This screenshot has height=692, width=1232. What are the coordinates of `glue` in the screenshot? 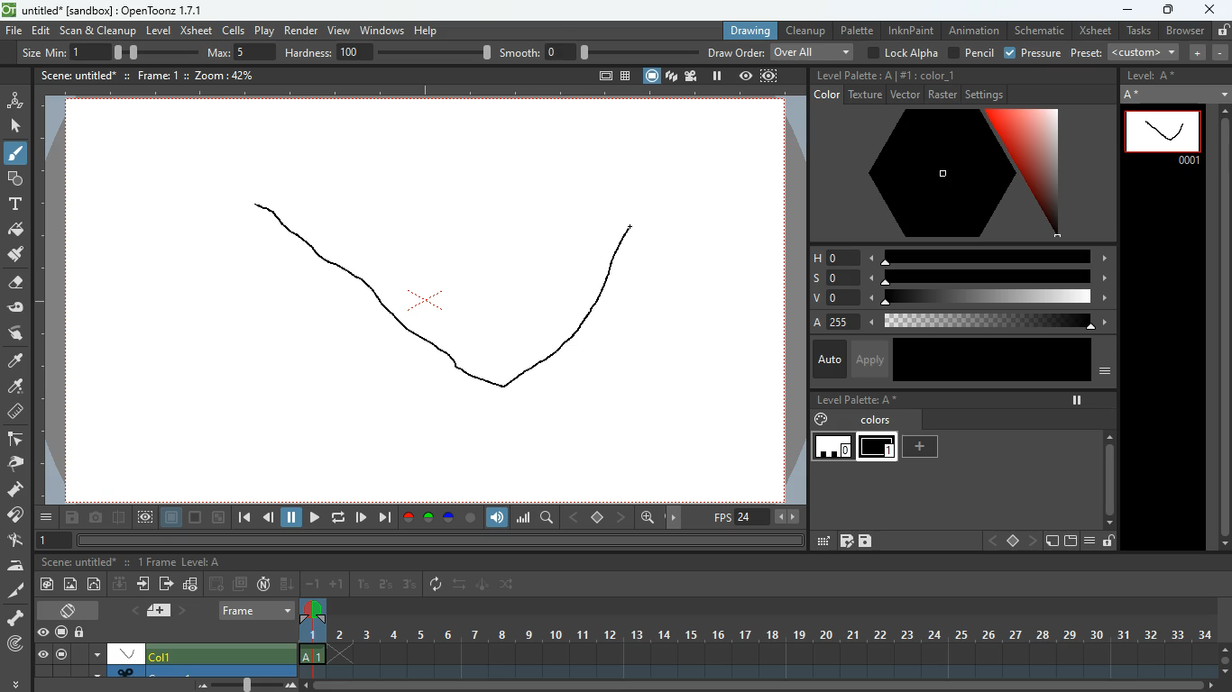 It's located at (16, 308).